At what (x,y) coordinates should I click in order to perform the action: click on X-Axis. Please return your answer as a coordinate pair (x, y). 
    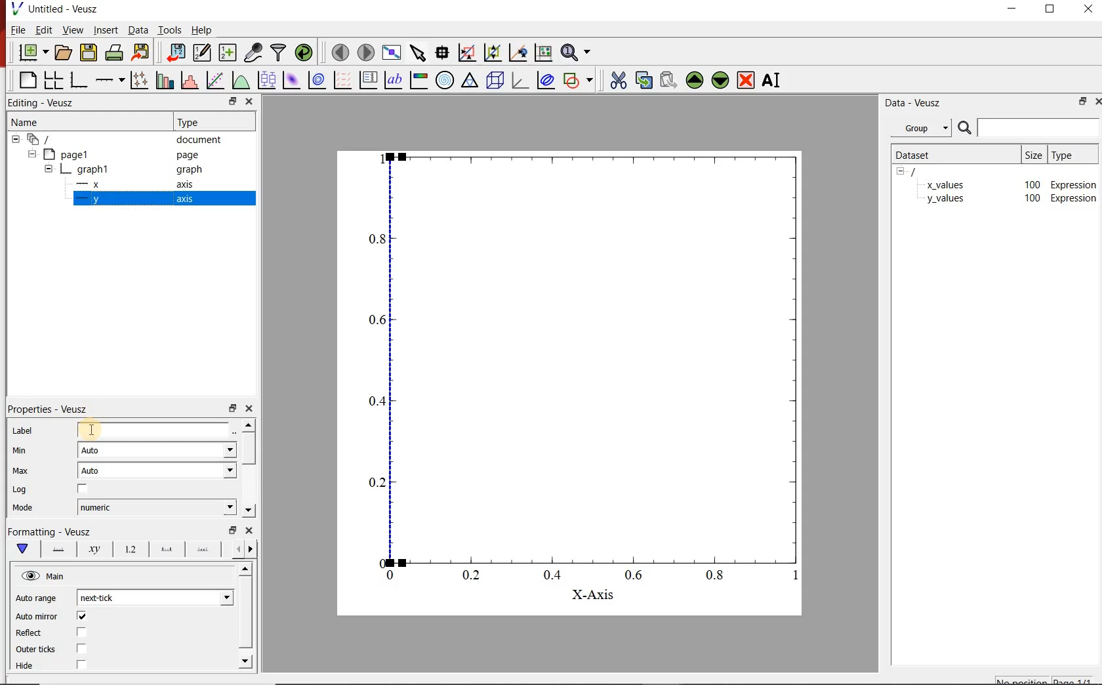
    Looking at the image, I should click on (589, 596).